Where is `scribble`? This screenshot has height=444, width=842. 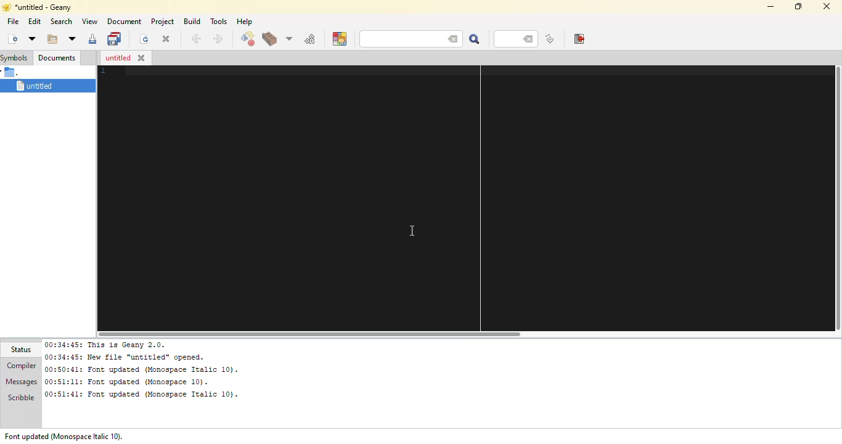 scribble is located at coordinates (19, 399).